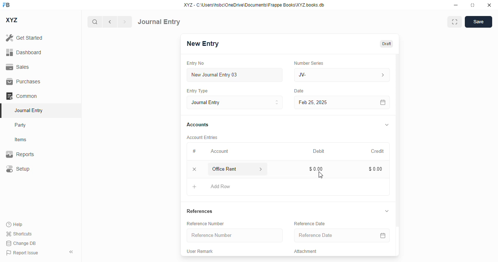 Image resolution: width=498 pixels, height=262 pixels. What do you see at coordinates (198, 125) in the screenshot?
I see `accounts` at bounding box center [198, 125].